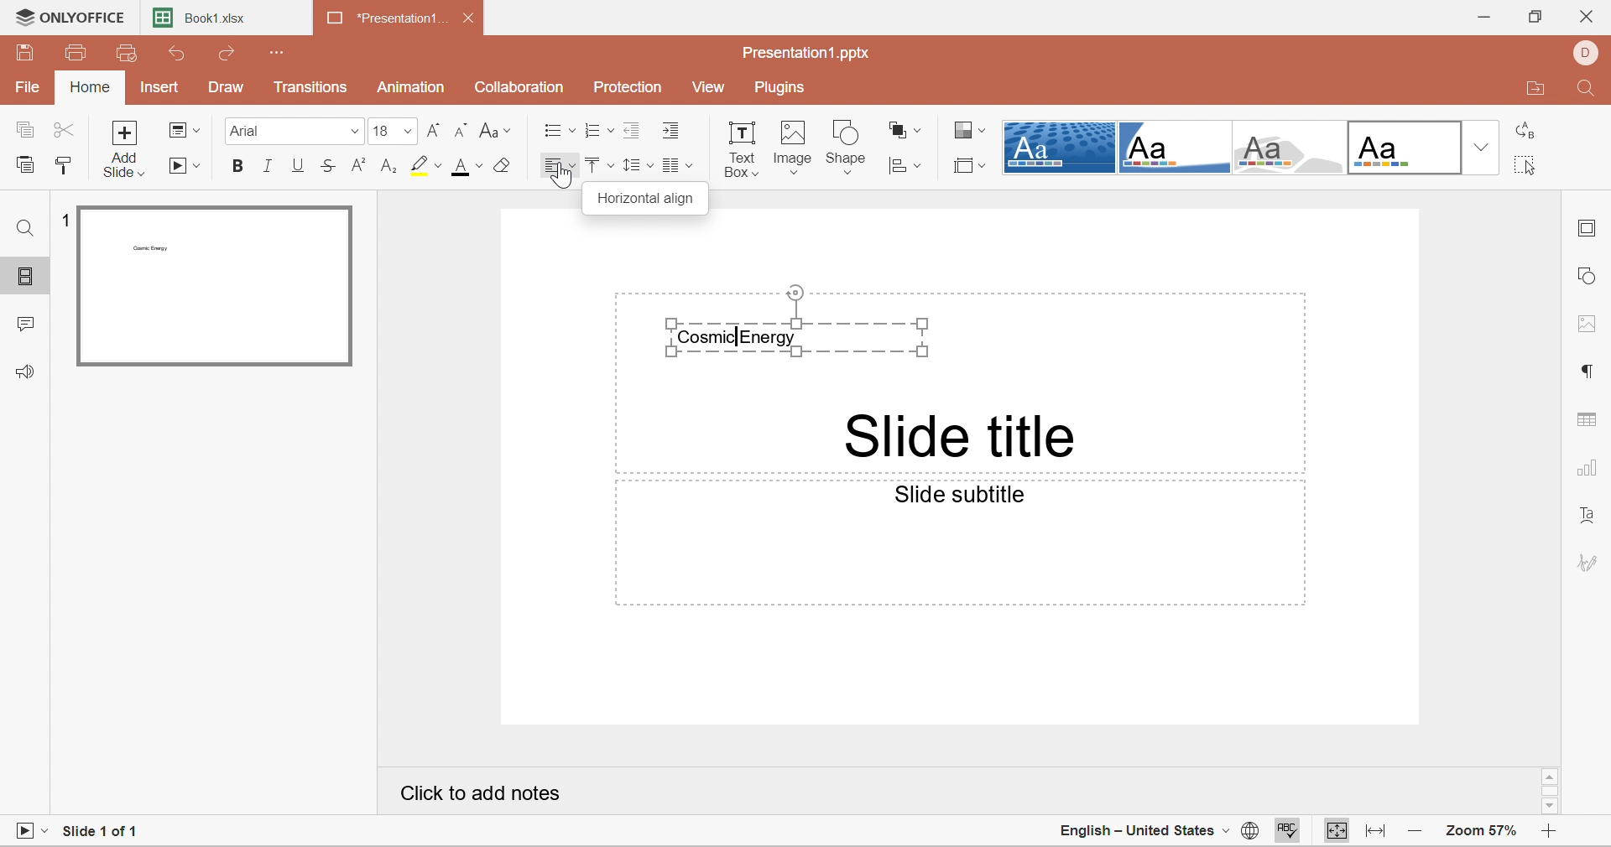 The height and width of the screenshot is (847, 1611). Describe the element at coordinates (907, 165) in the screenshot. I see `Align shape` at that location.